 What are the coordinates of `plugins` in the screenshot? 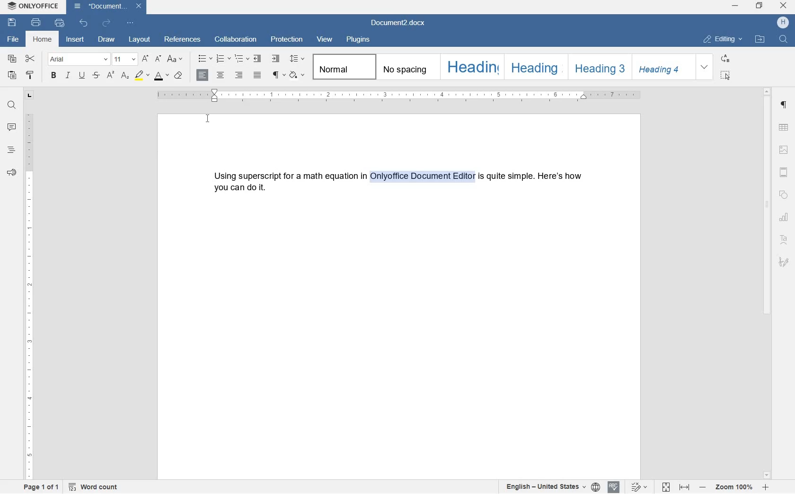 It's located at (359, 40).